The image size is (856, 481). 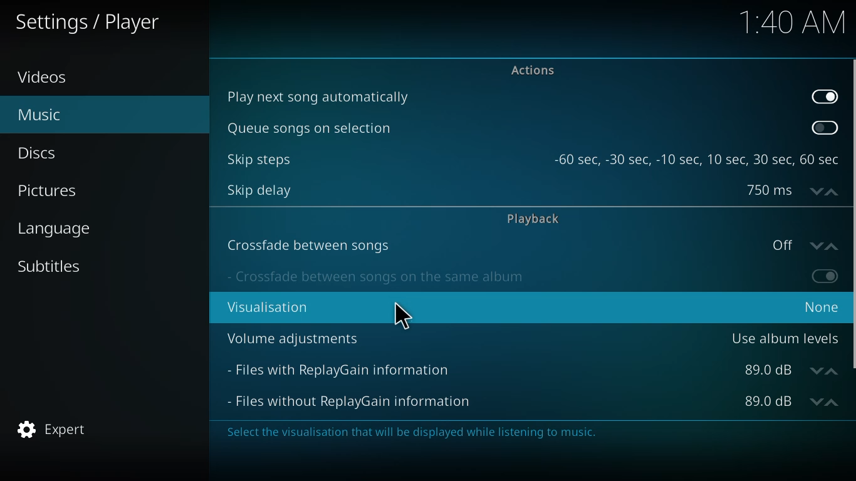 I want to click on visualisation, so click(x=276, y=308).